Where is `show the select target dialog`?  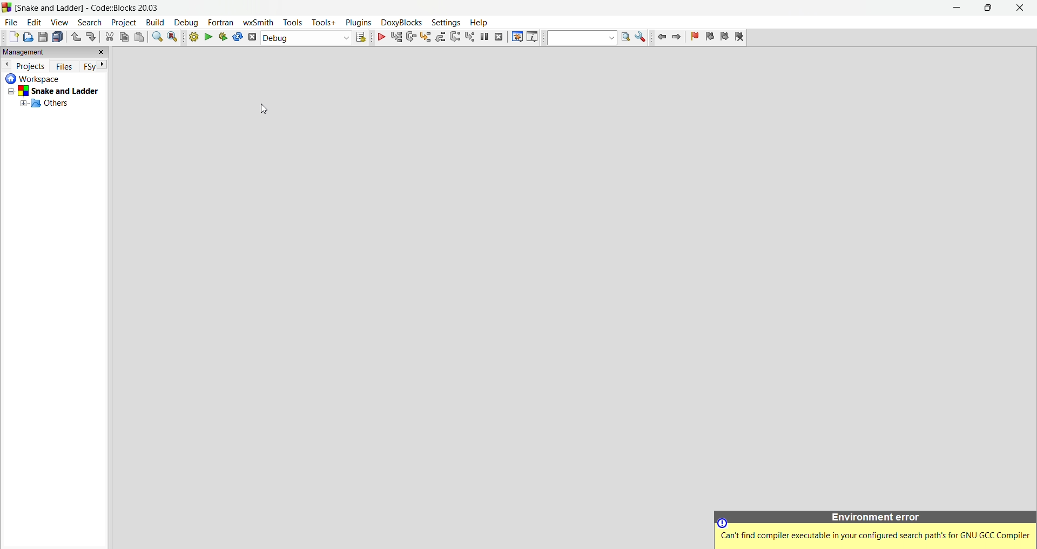 show the select target dialog is located at coordinates (362, 38).